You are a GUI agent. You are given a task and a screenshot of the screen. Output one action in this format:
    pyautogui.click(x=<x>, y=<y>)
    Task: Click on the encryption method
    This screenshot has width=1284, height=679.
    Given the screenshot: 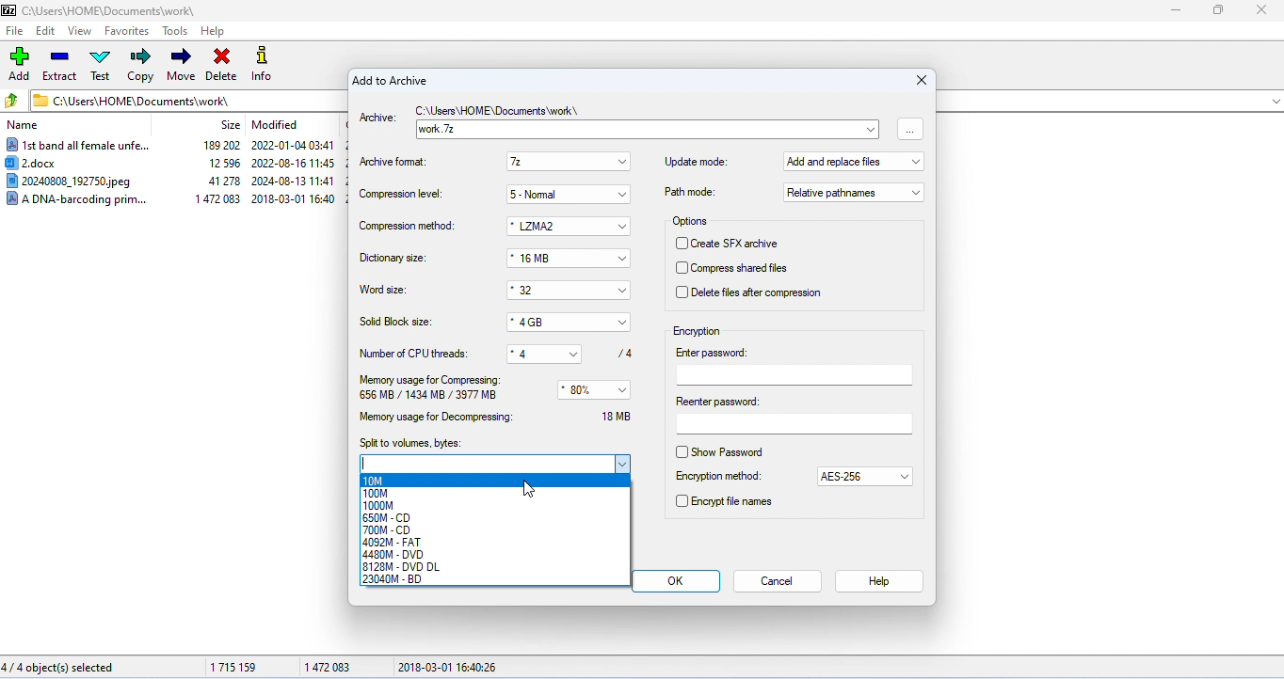 What is the action you would take?
    pyautogui.click(x=718, y=477)
    